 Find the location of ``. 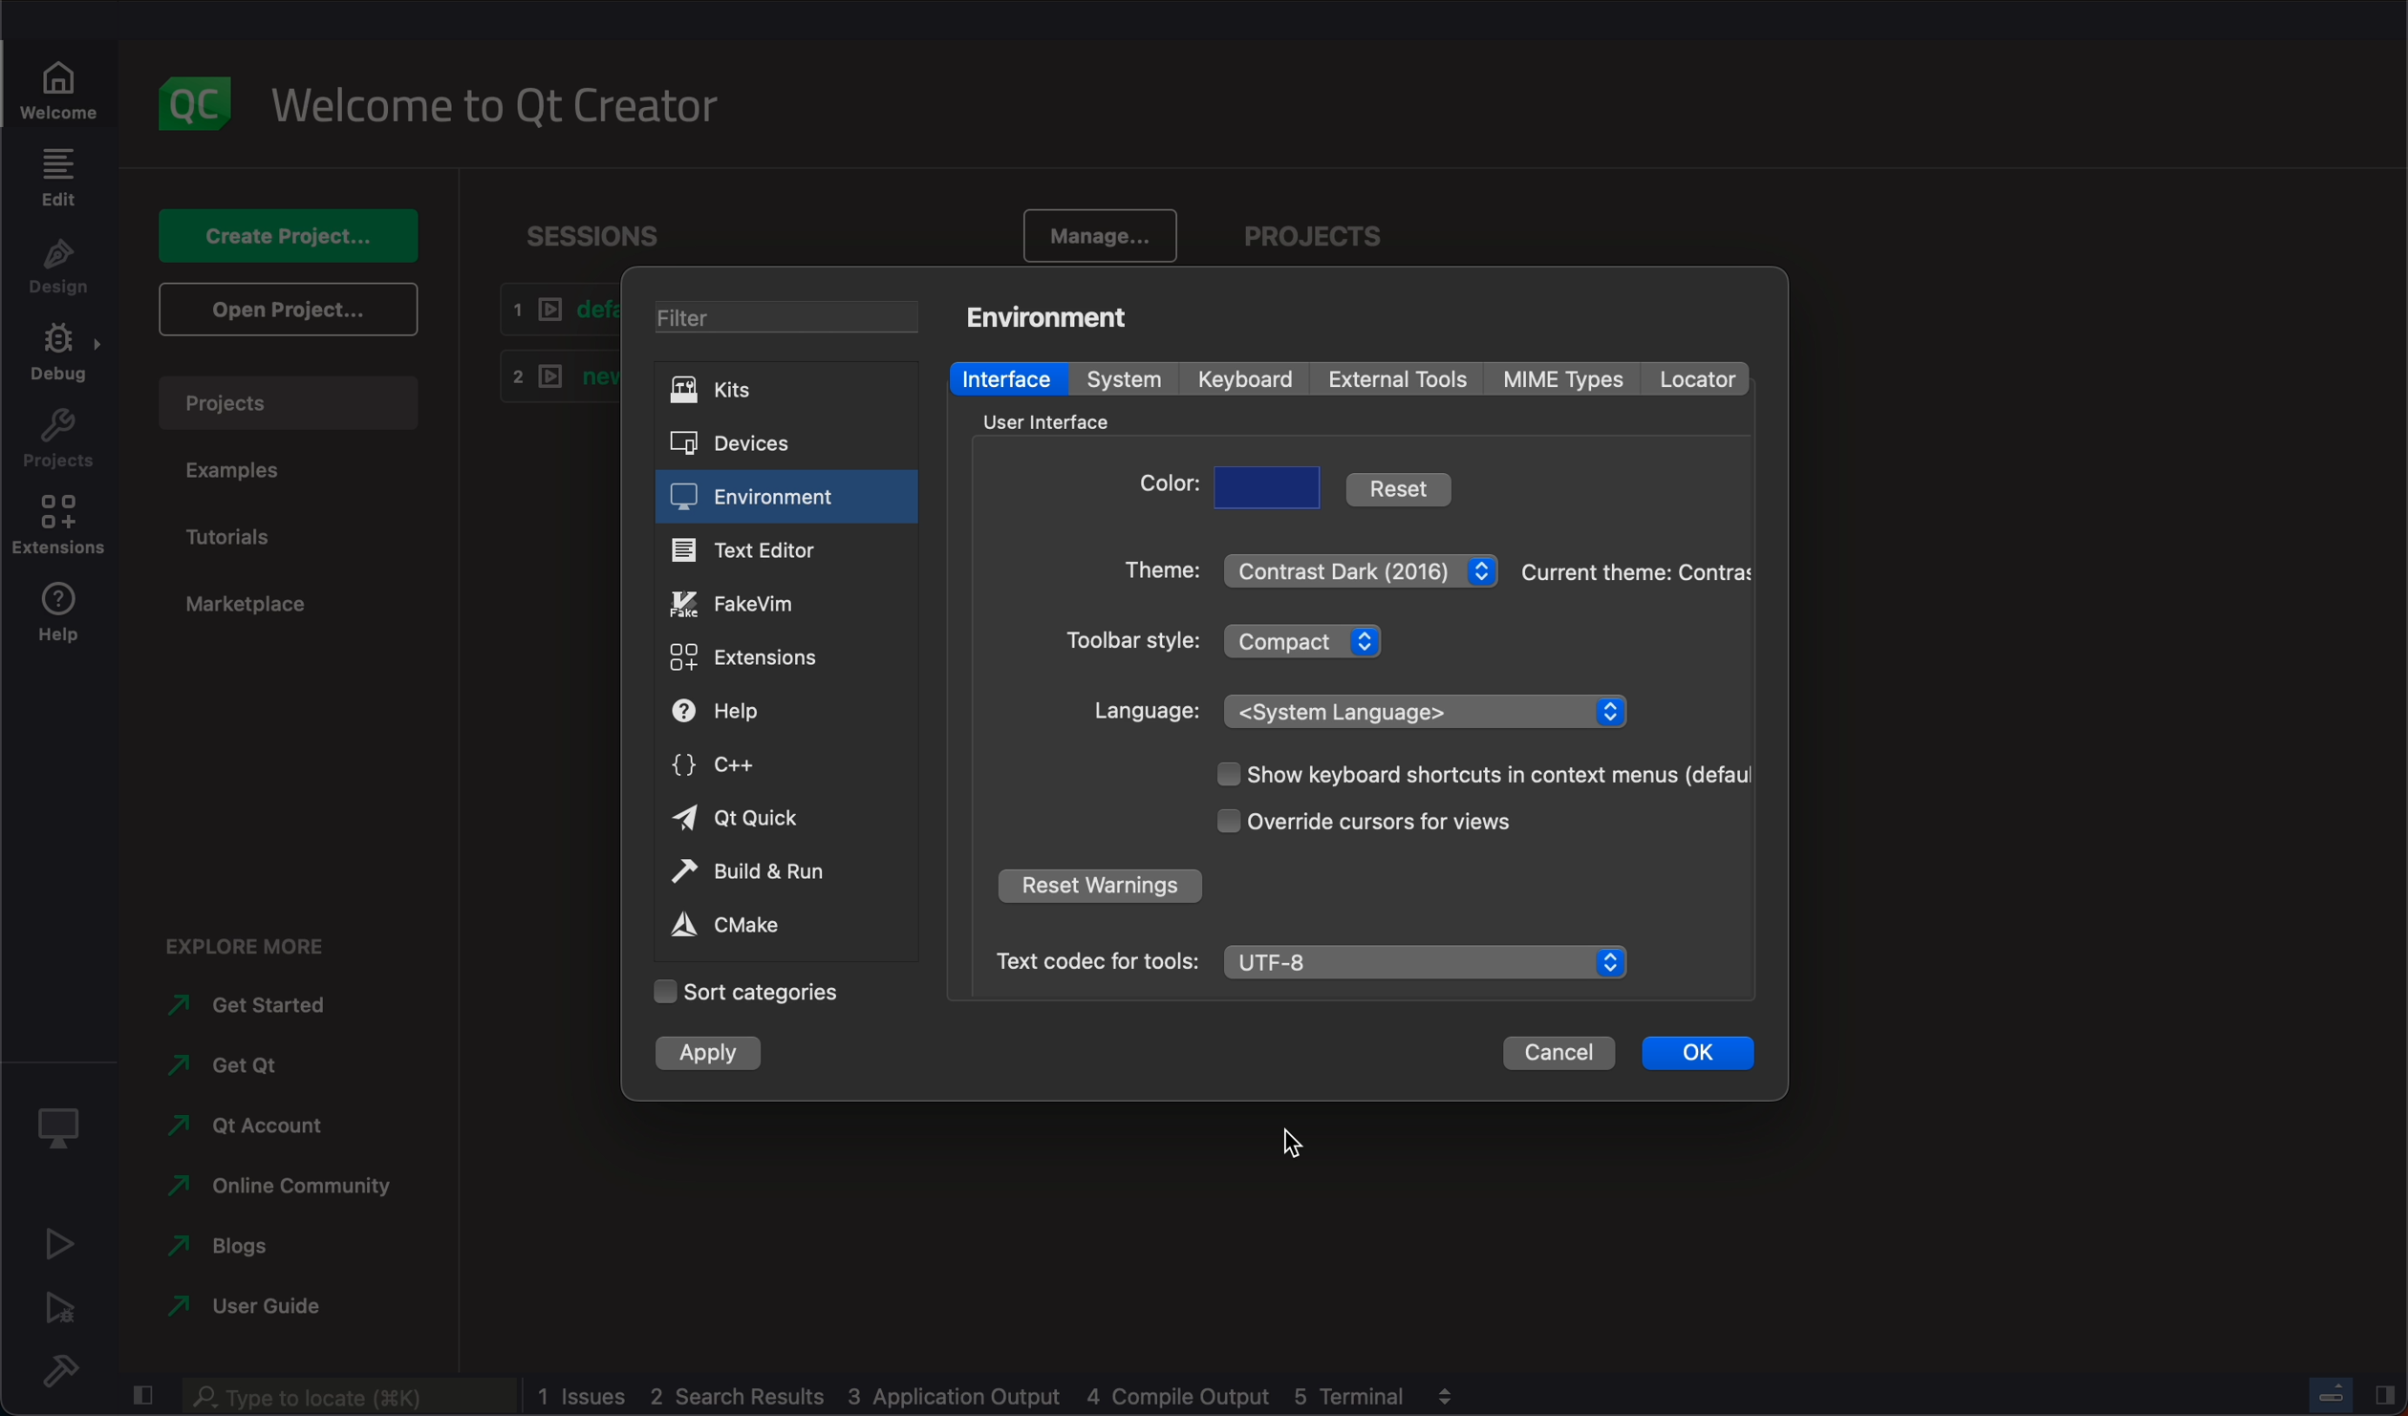

 is located at coordinates (1041, 421).